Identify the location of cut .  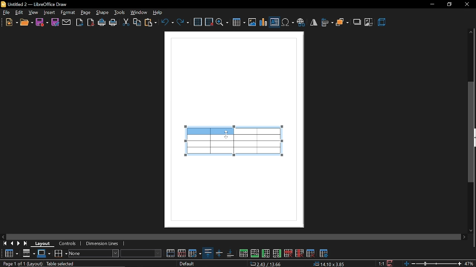
(126, 23).